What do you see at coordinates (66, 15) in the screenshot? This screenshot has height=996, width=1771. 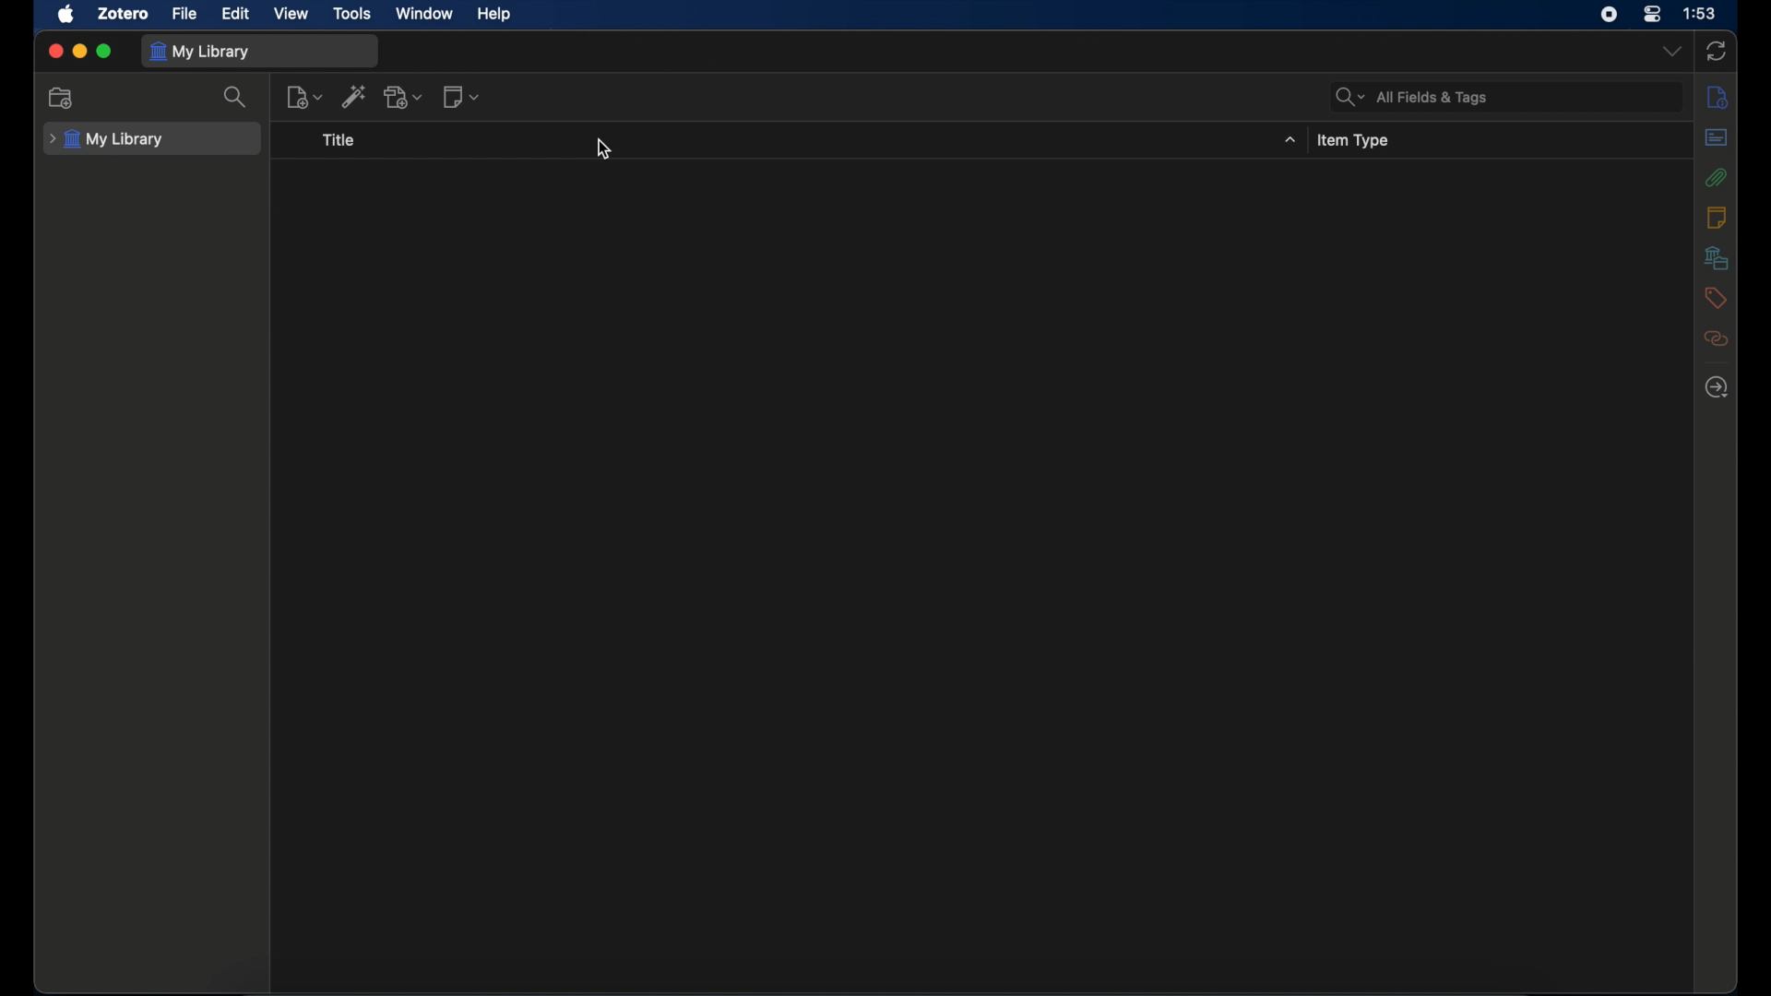 I see `apple icon` at bounding box center [66, 15].